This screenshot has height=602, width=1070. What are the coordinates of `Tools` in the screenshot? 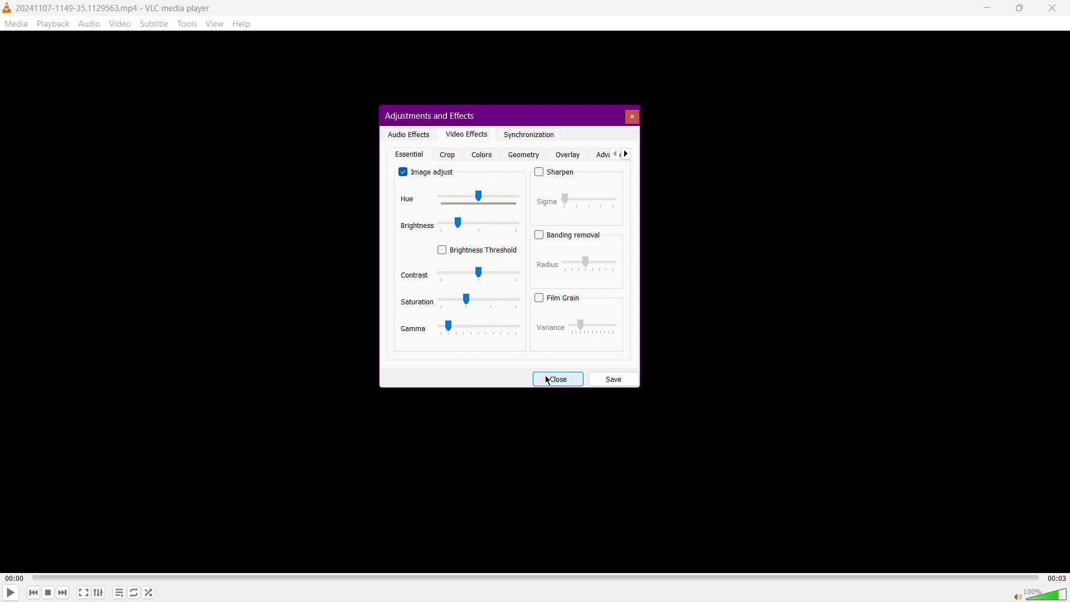 It's located at (188, 25).